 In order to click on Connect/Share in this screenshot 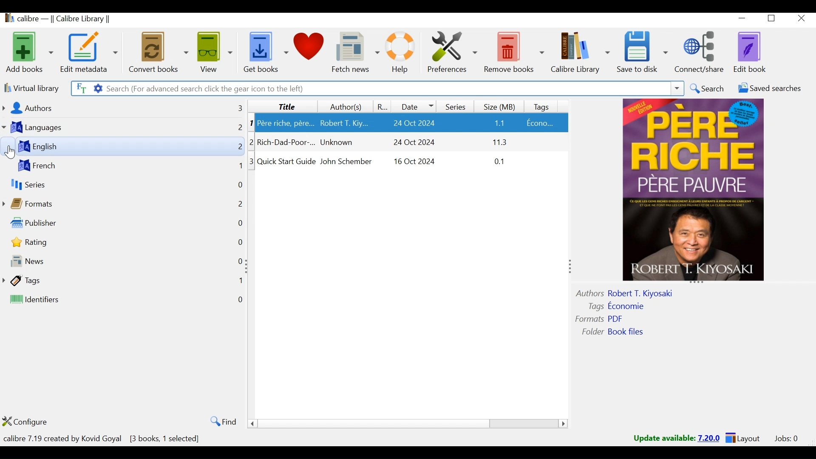, I will do `click(702, 51)`.